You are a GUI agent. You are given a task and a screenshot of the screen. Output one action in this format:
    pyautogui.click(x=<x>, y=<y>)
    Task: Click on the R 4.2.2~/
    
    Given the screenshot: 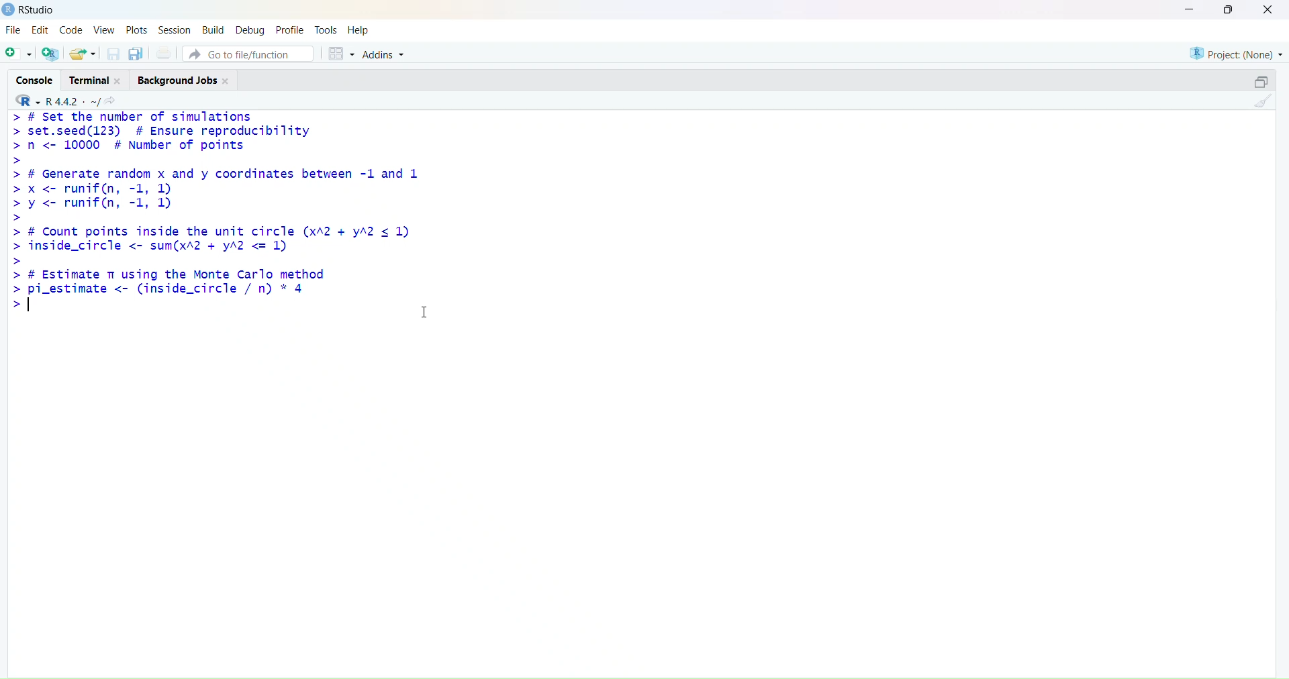 What is the action you would take?
    pyautogui.click(x=75, y=100)
    